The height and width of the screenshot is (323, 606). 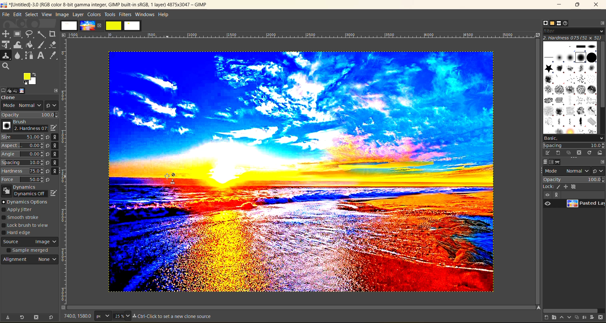 What do you see at coordinates (175, 317) in the screenshot?
I see `metadata` at bounding box center [175, 317].